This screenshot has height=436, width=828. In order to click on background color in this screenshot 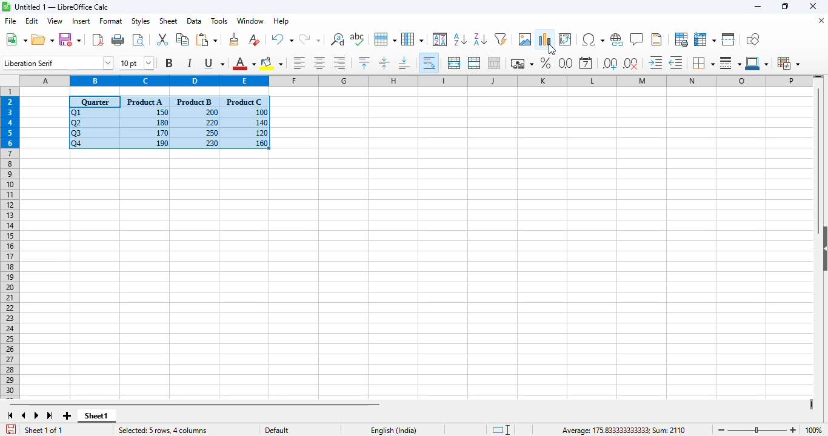, I will do `click(272, 63)`.